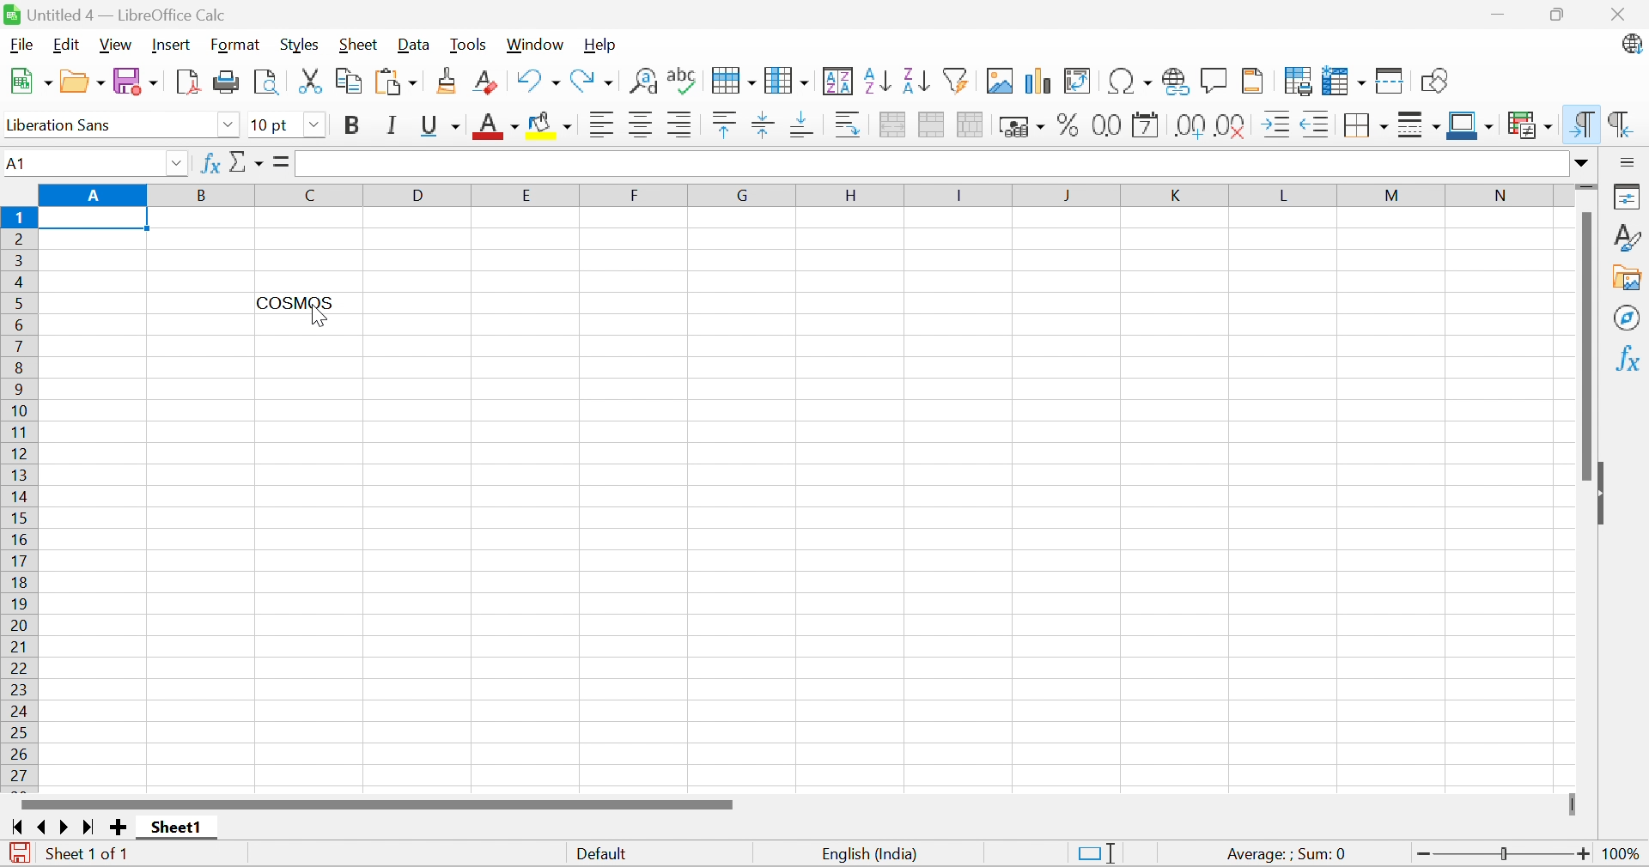  What do you see at coordinates (1629, 279) in the screenshot?
I see `Gallery` at bounding box center [1629, 279].